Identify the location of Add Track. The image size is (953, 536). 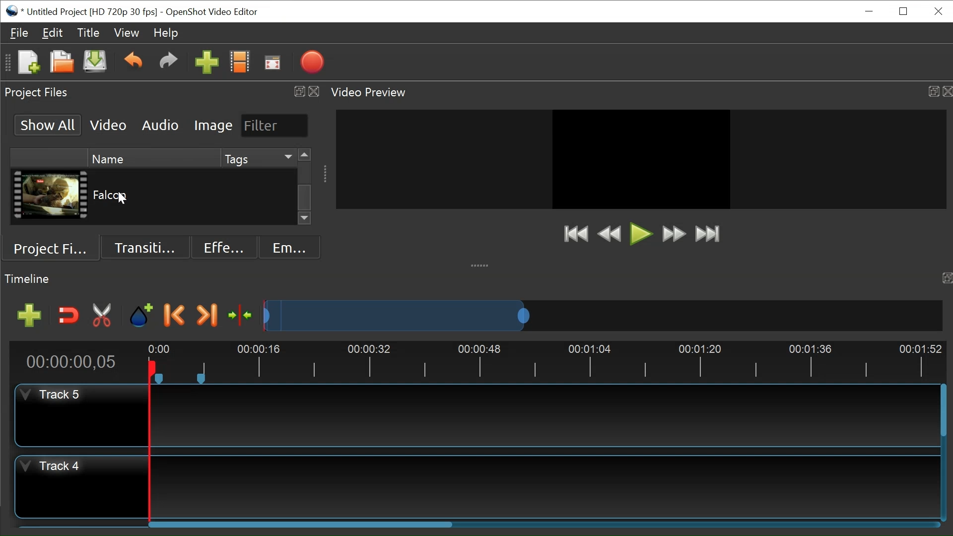
(26, 316).